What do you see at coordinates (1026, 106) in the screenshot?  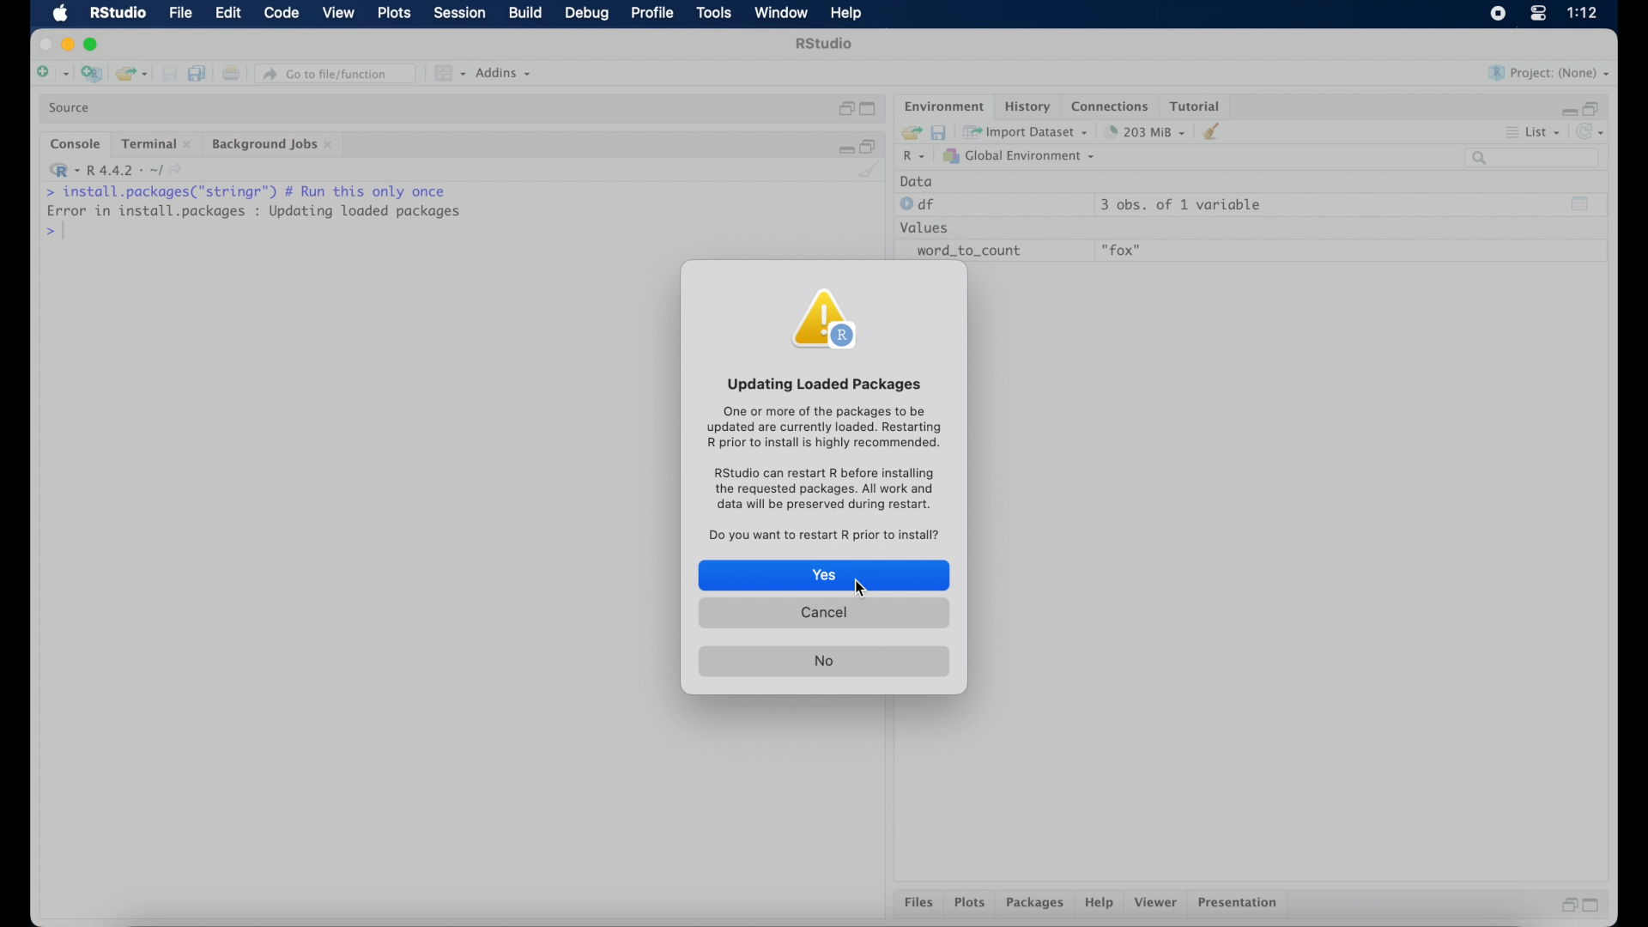 I see `history` at bounding box center [1026, 106].